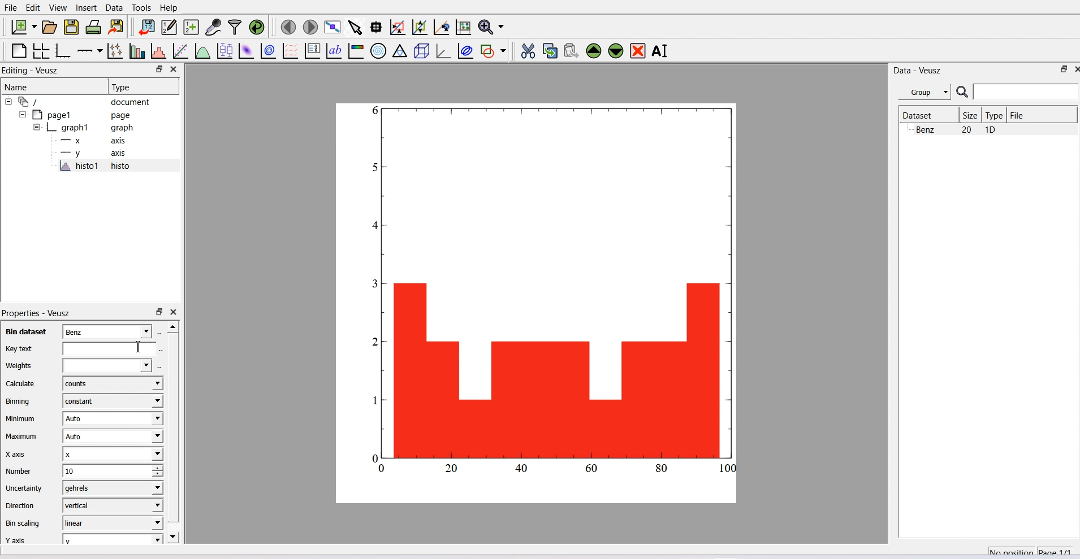 The width and height of the screenshot is (1080, 559). I want to click on Cut the selected widget, so click(529, 51).